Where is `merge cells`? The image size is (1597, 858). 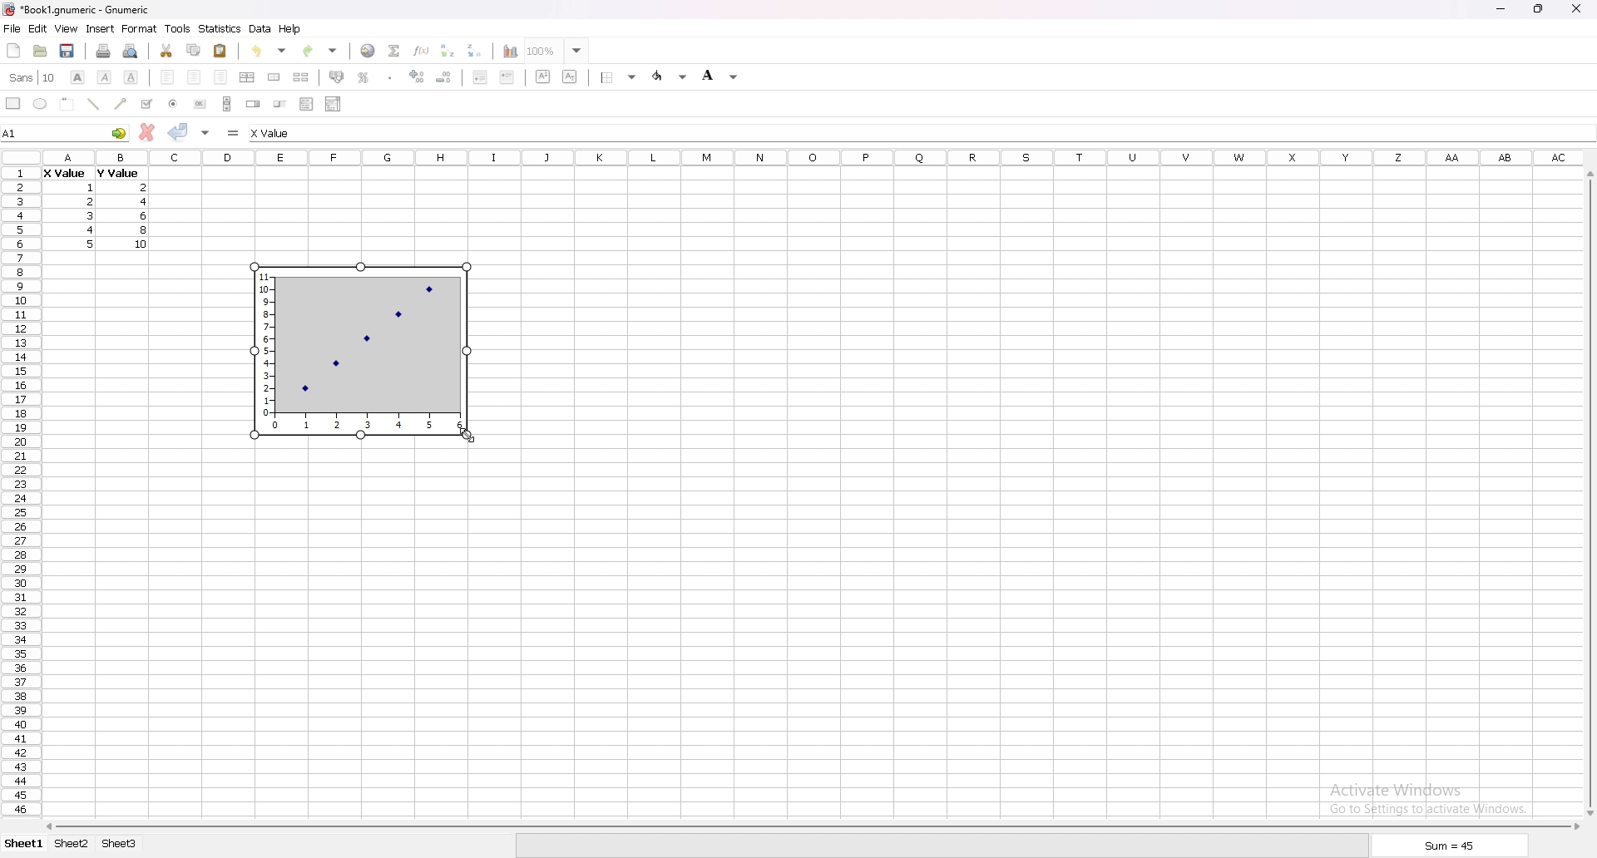 merge cells is located at coordinates (274, 77).